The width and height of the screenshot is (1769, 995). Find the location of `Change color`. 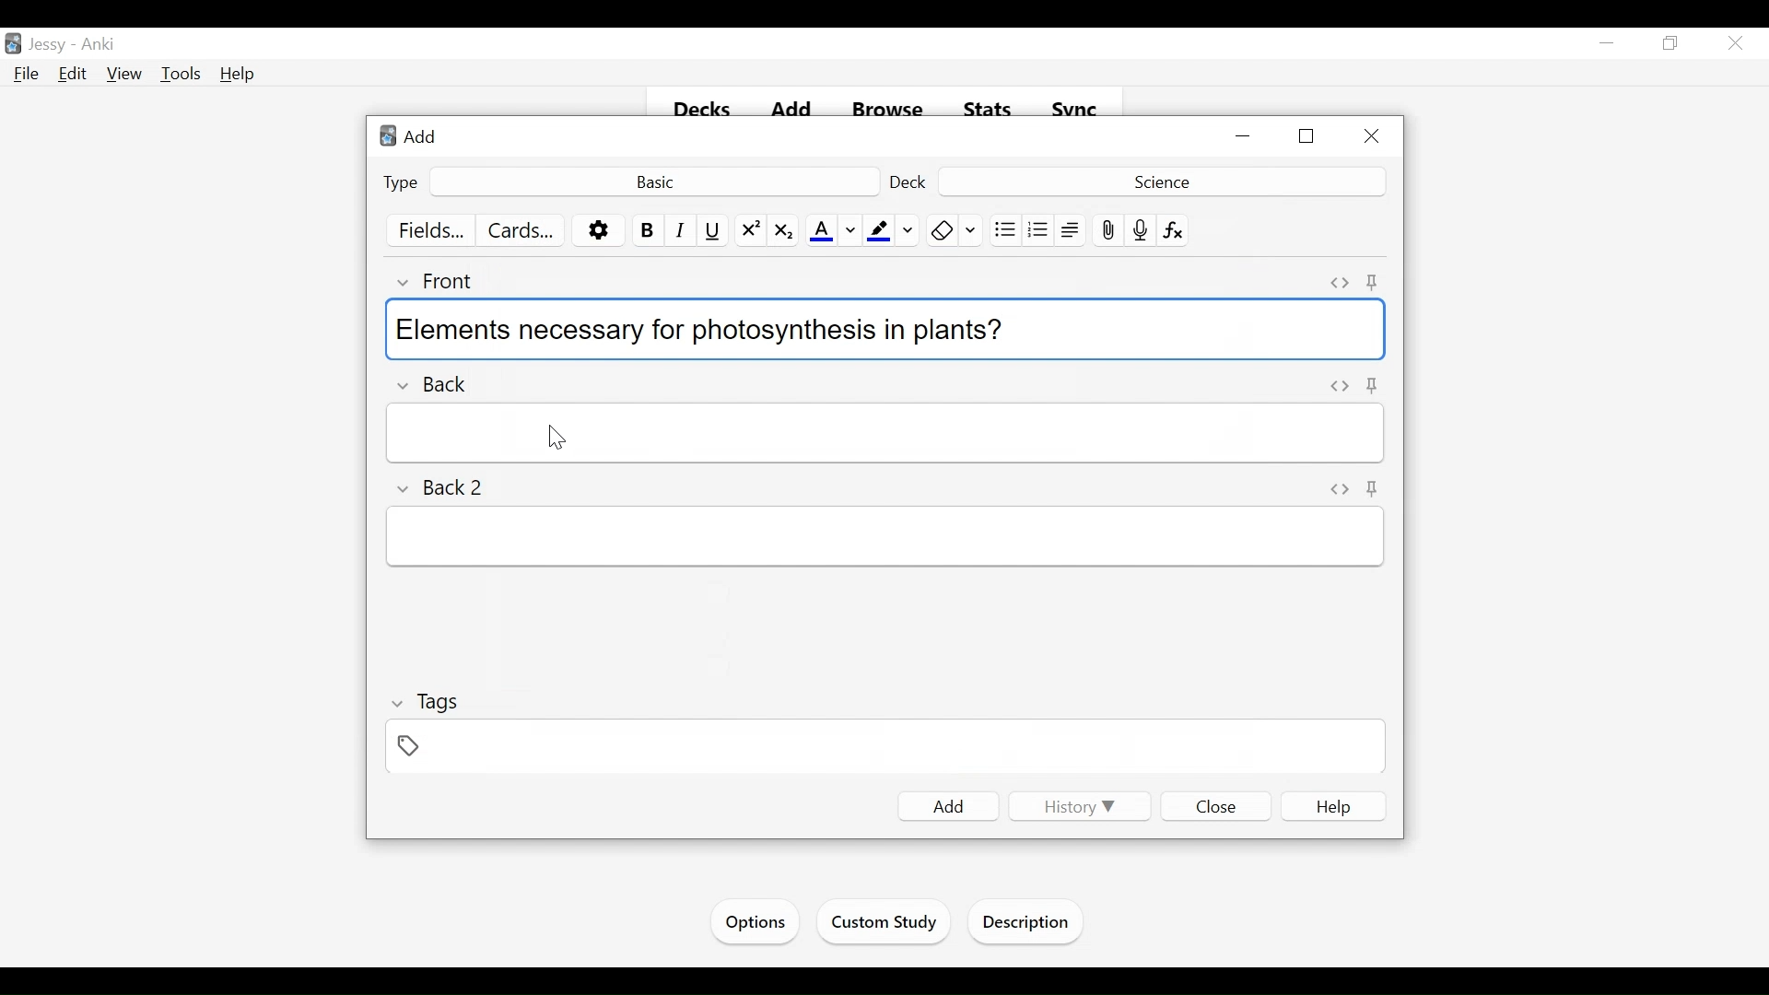

Change color is located at coordinates (972, 230).